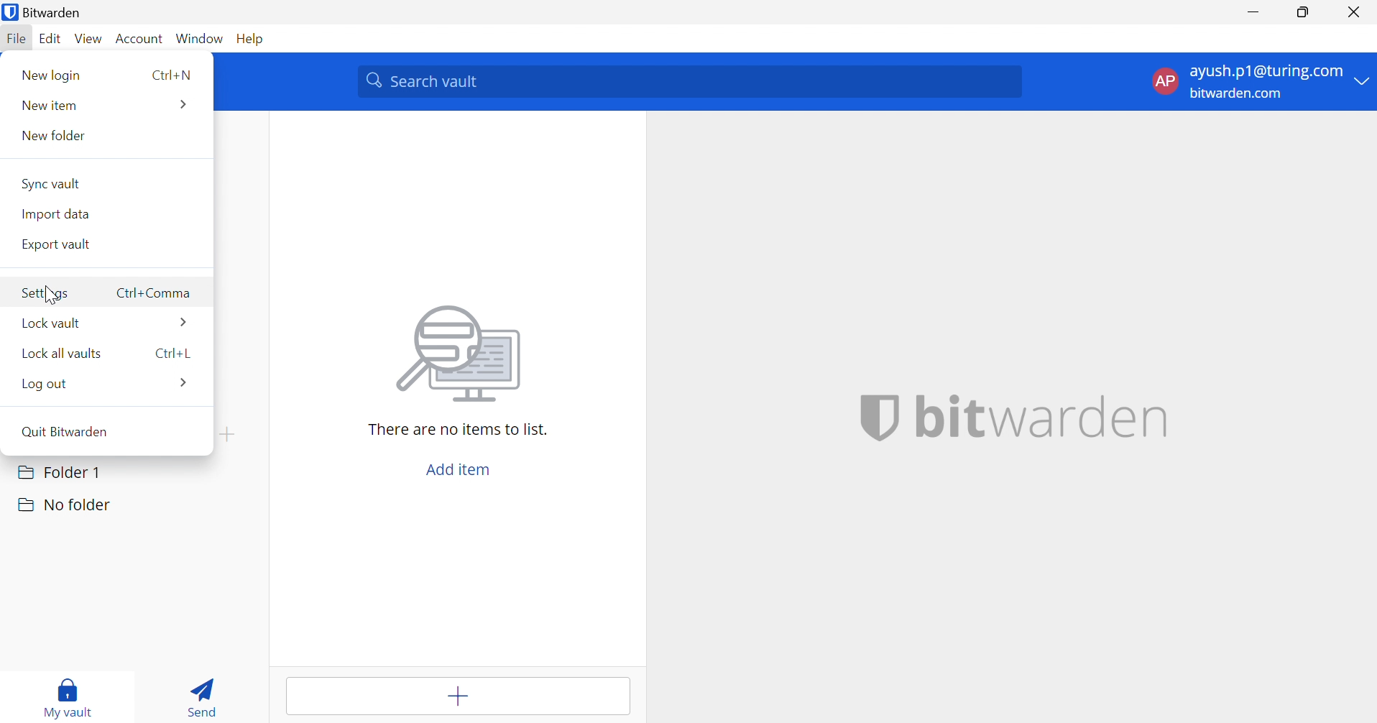 The image size is (1377, 723). I want to click on Folder 1, so click(59, 471).